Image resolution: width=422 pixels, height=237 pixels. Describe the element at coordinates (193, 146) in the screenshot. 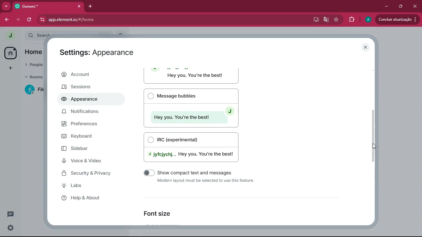

I see `IRC` at that location.